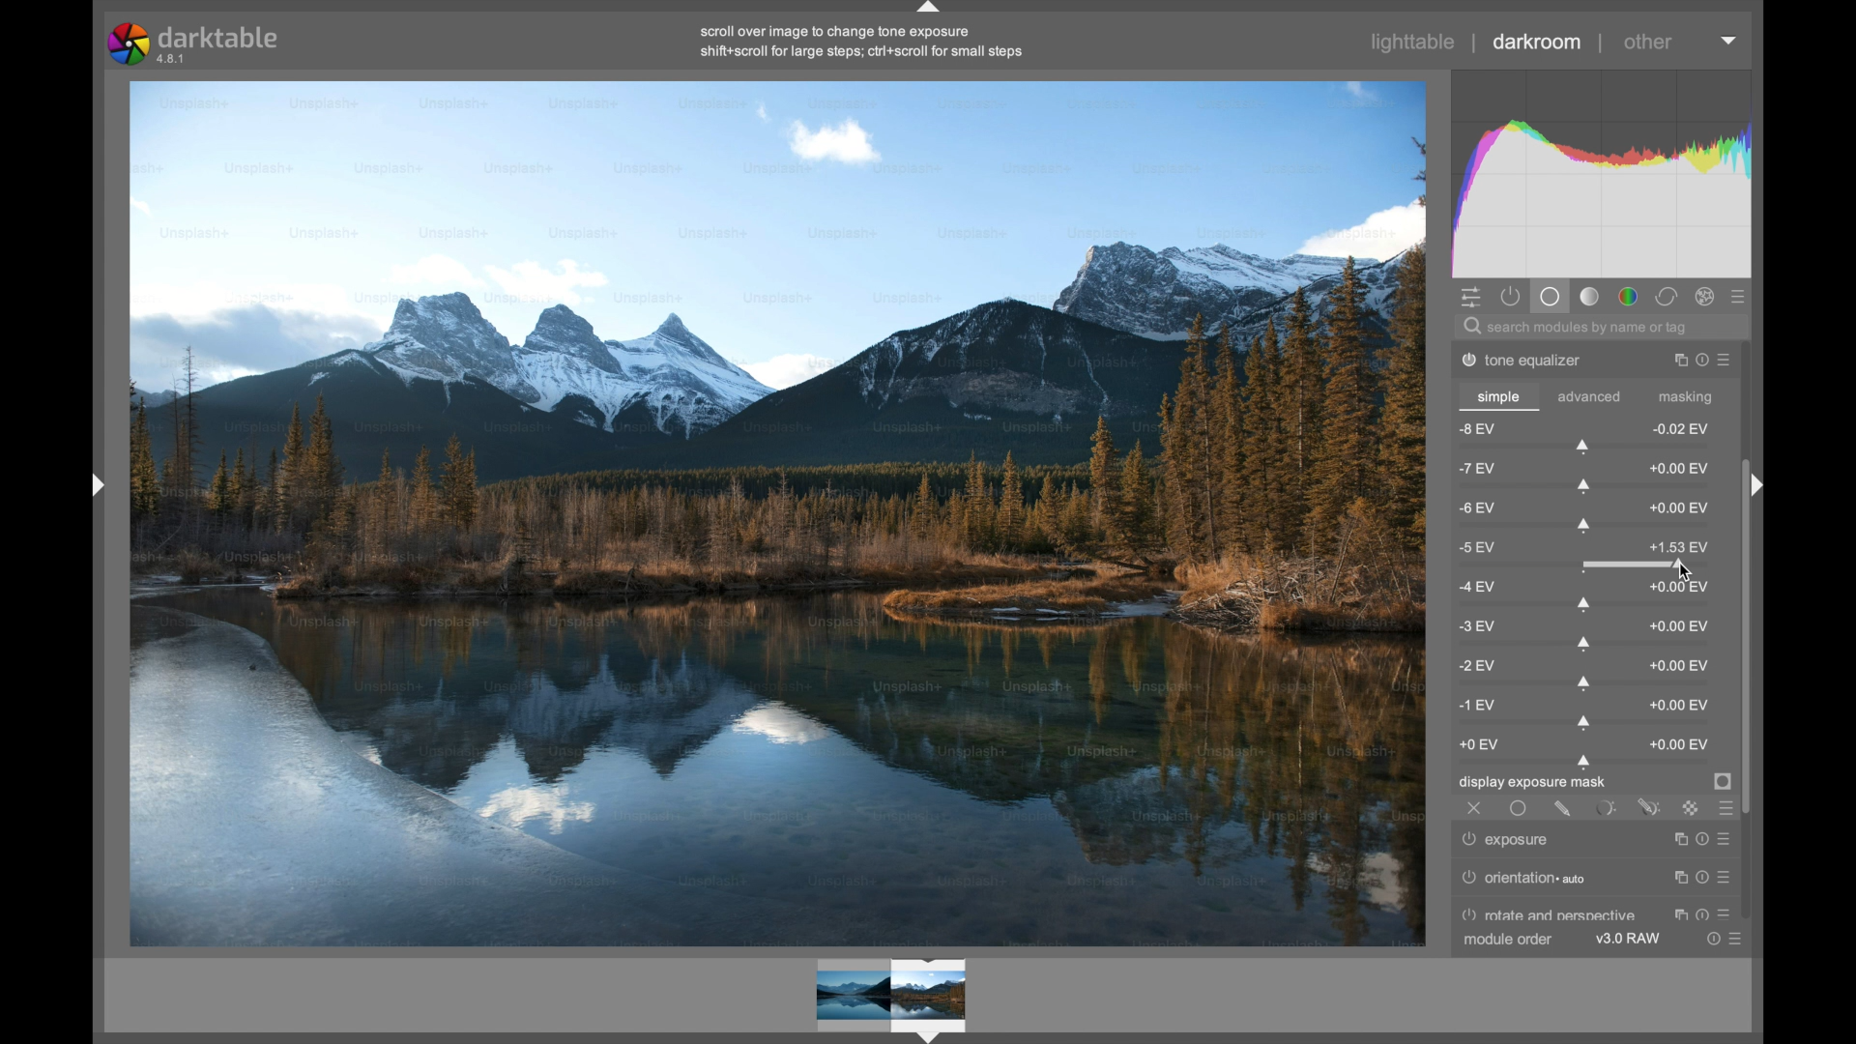 The height and width of the screenshot is (1044, 1856). What do you see at coordinates (1479, 508) in the screenshot?
I see `-6 ev` at bounding box center [1479, 508].